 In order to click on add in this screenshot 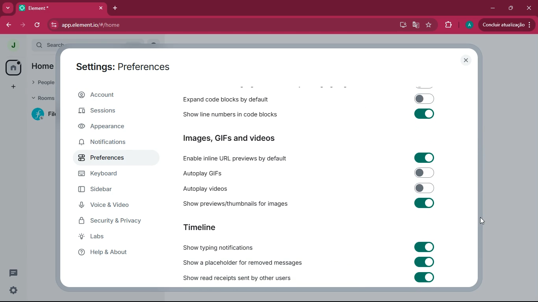, I will do `click(12, 87)`.